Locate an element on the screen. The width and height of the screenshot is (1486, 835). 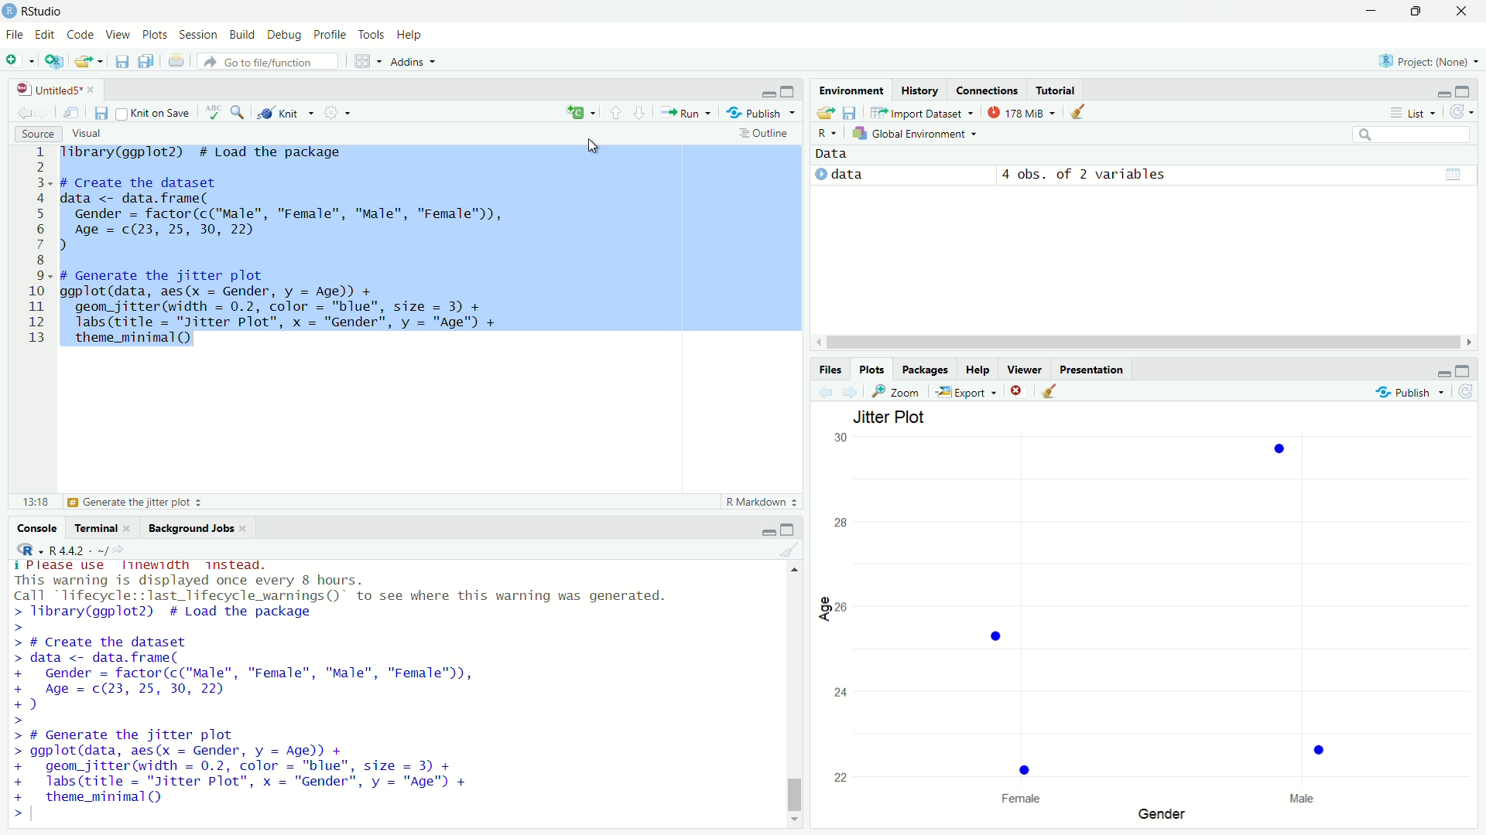
minimize is located at coordinates (1441, 90).